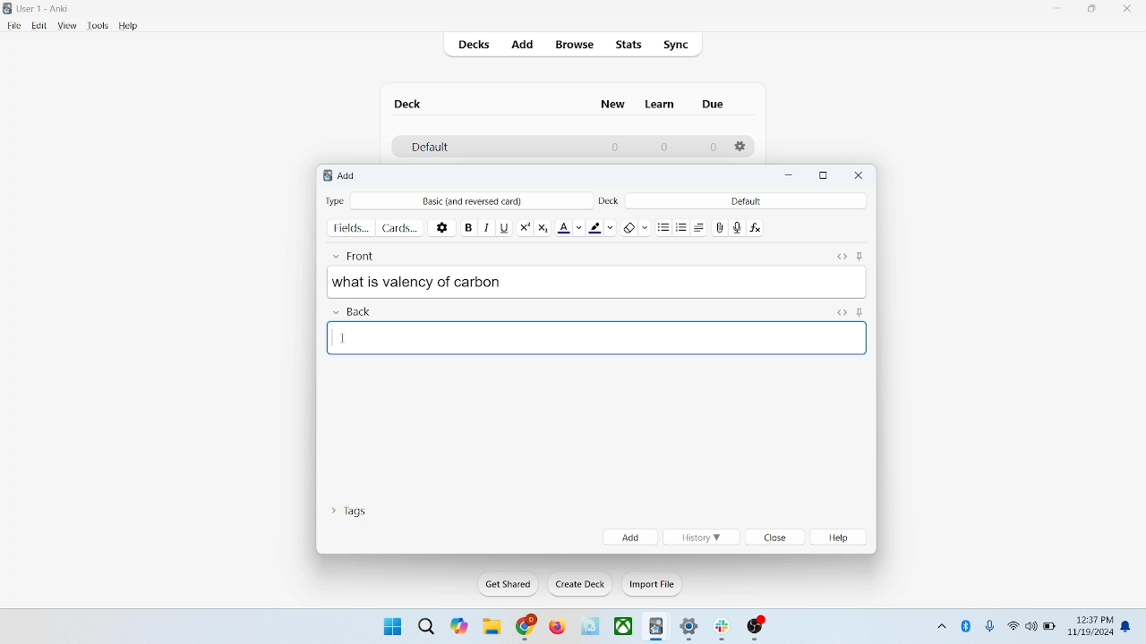 The height and width of the screenshot is (644, 1146). I want to click on HTML editor, so click(841, 254).